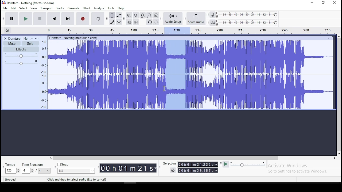  Describe the element at coordinates (173, 170) in the screenshot. I see `Settings` at that location.